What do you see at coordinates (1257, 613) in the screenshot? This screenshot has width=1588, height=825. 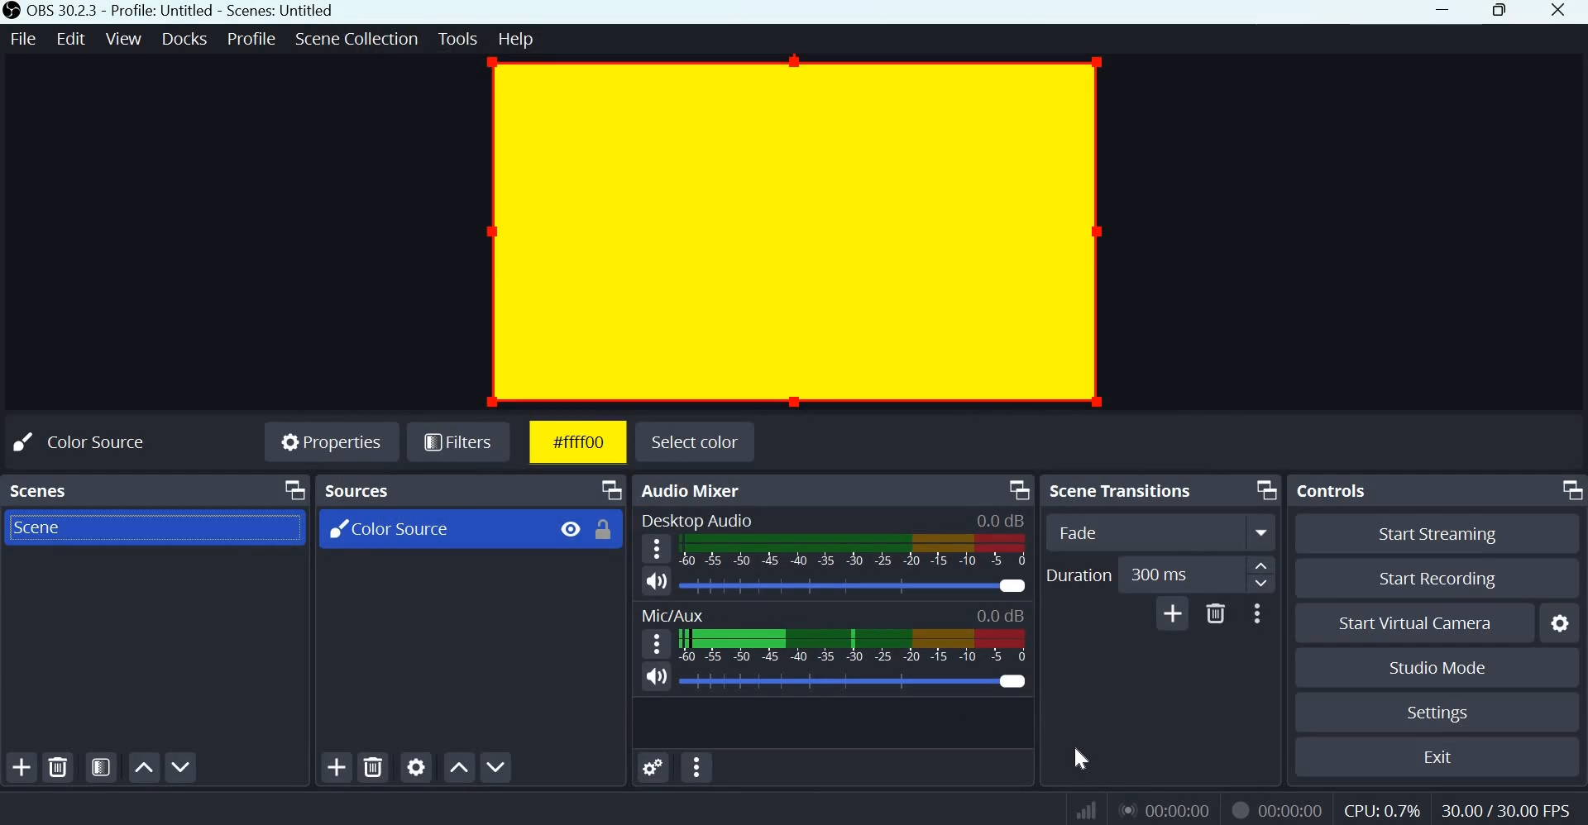 I see `More options` at bounding box center [1257, 613].